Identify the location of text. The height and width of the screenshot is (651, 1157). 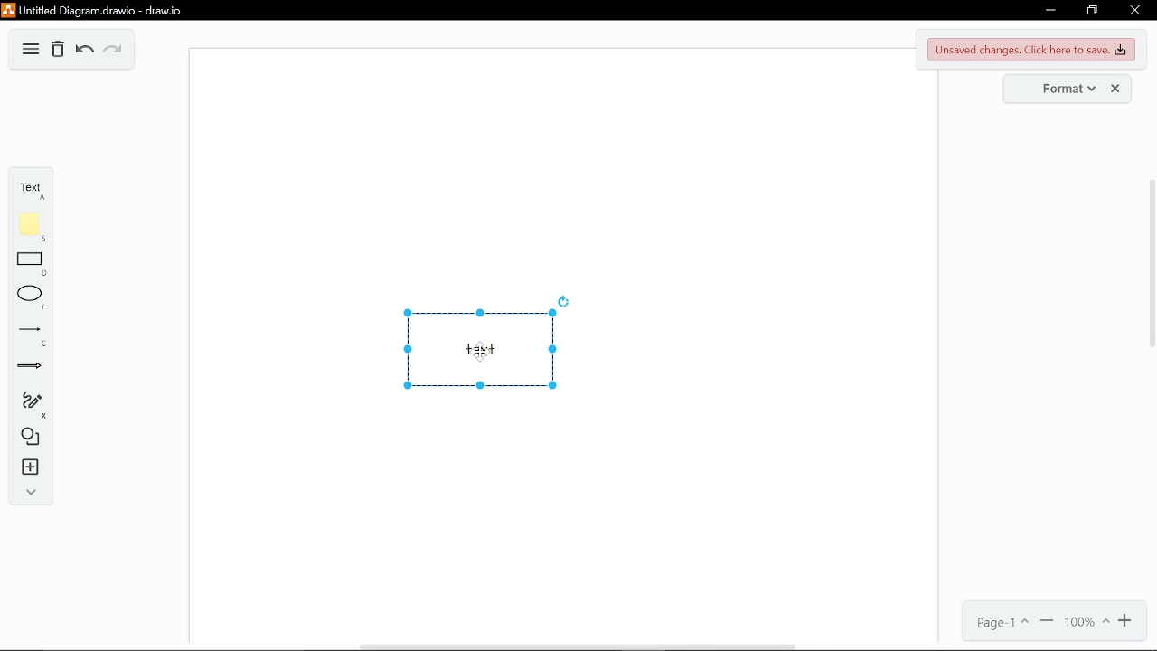
(29, 187).